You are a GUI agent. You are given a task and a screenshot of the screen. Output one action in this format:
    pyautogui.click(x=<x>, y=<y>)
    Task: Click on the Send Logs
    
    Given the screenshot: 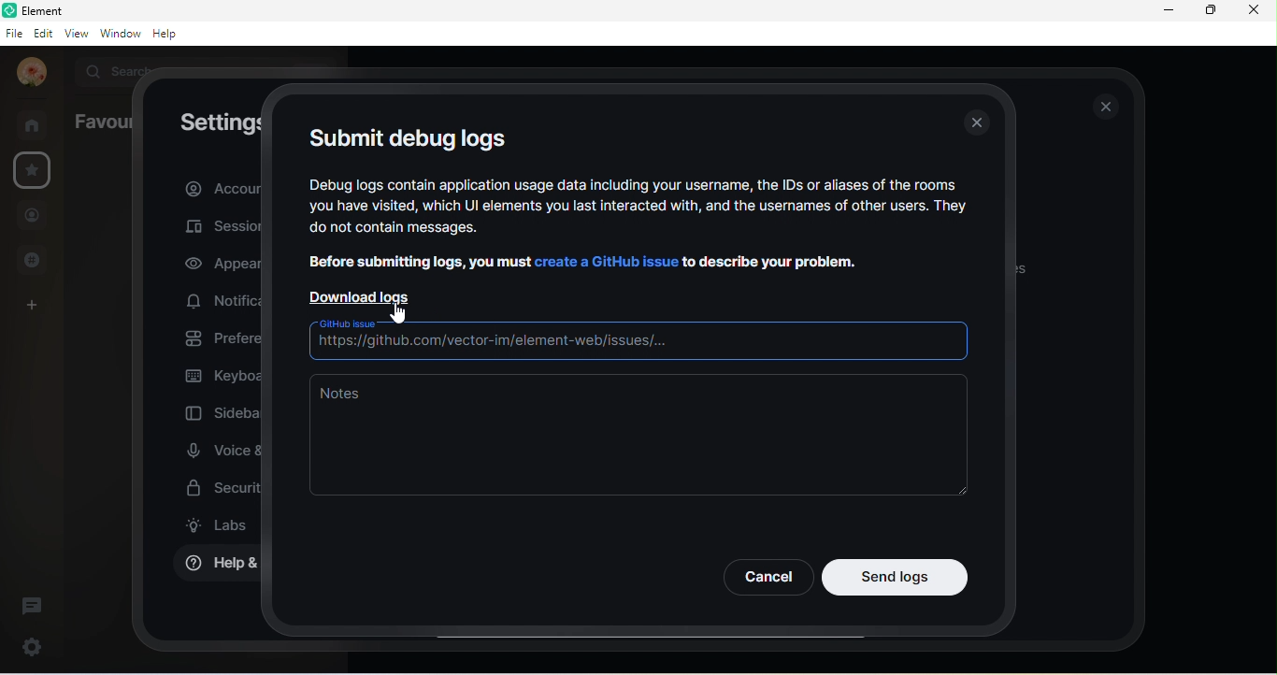 What is the action you would take?
    pyautogui.click(x=896, y=577)
    